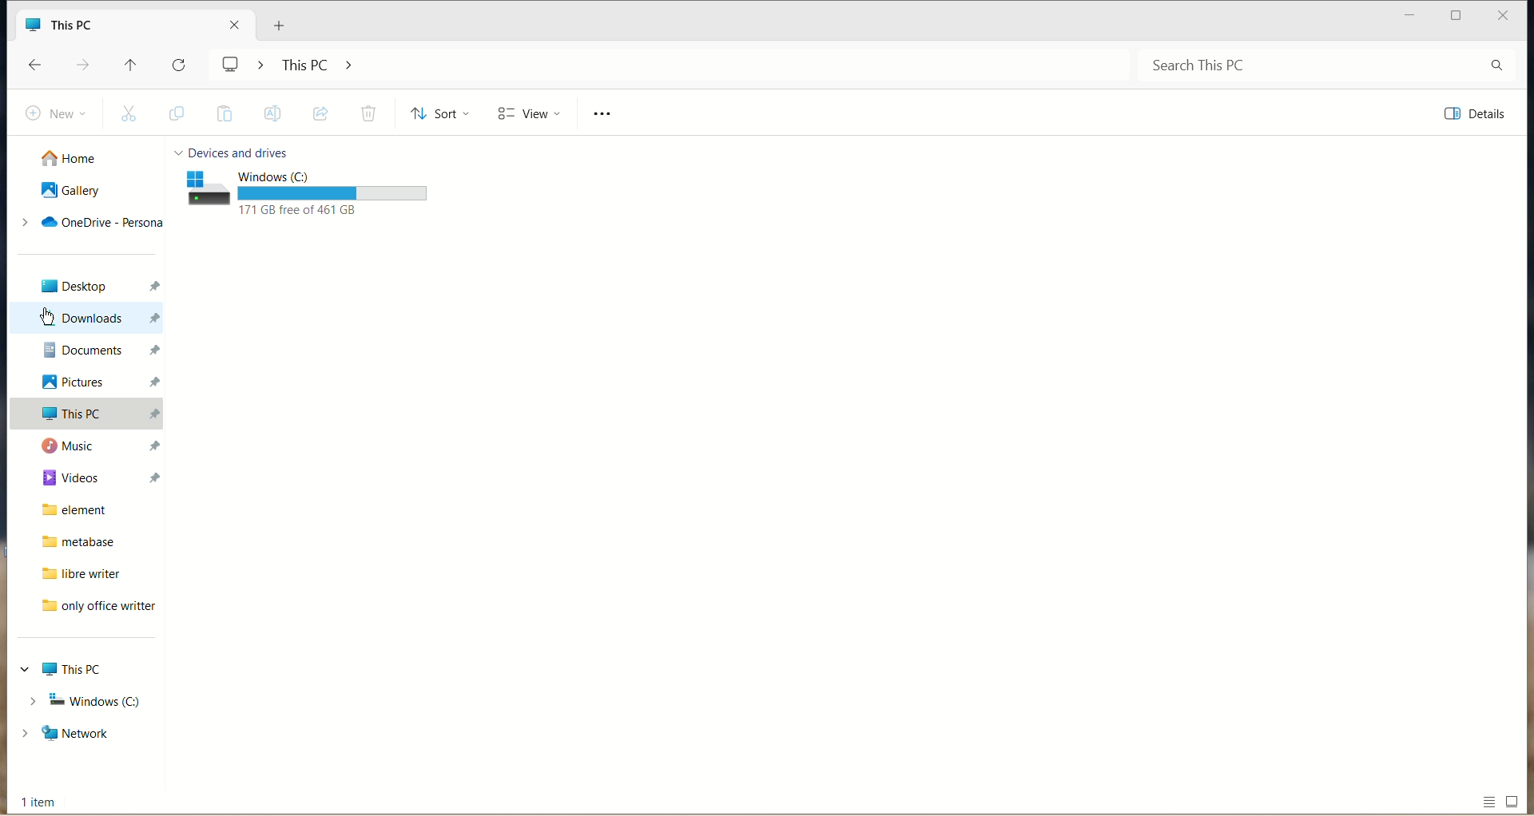 The height and width of the screenshot is (816, 1534). I want to click on icon, so click(34, 25).